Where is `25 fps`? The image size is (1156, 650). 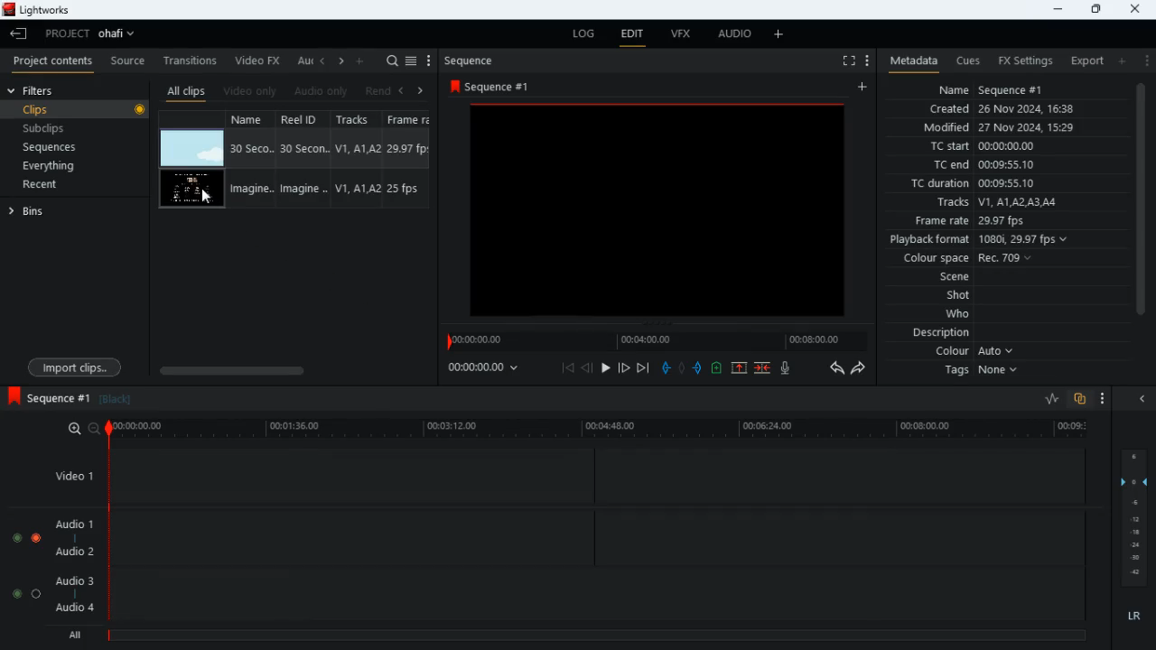
25 fps is located at coordinates (406, 190).